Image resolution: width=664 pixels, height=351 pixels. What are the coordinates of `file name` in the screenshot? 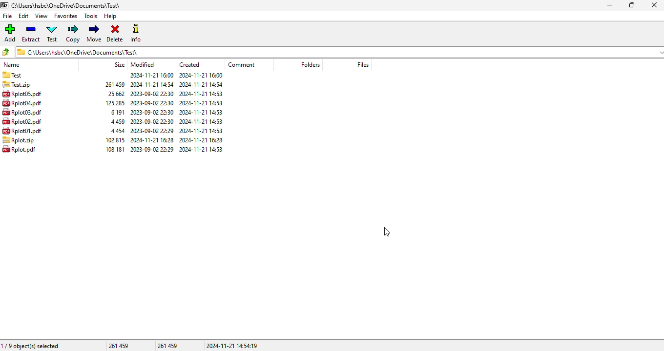 It's located at (21, 130).